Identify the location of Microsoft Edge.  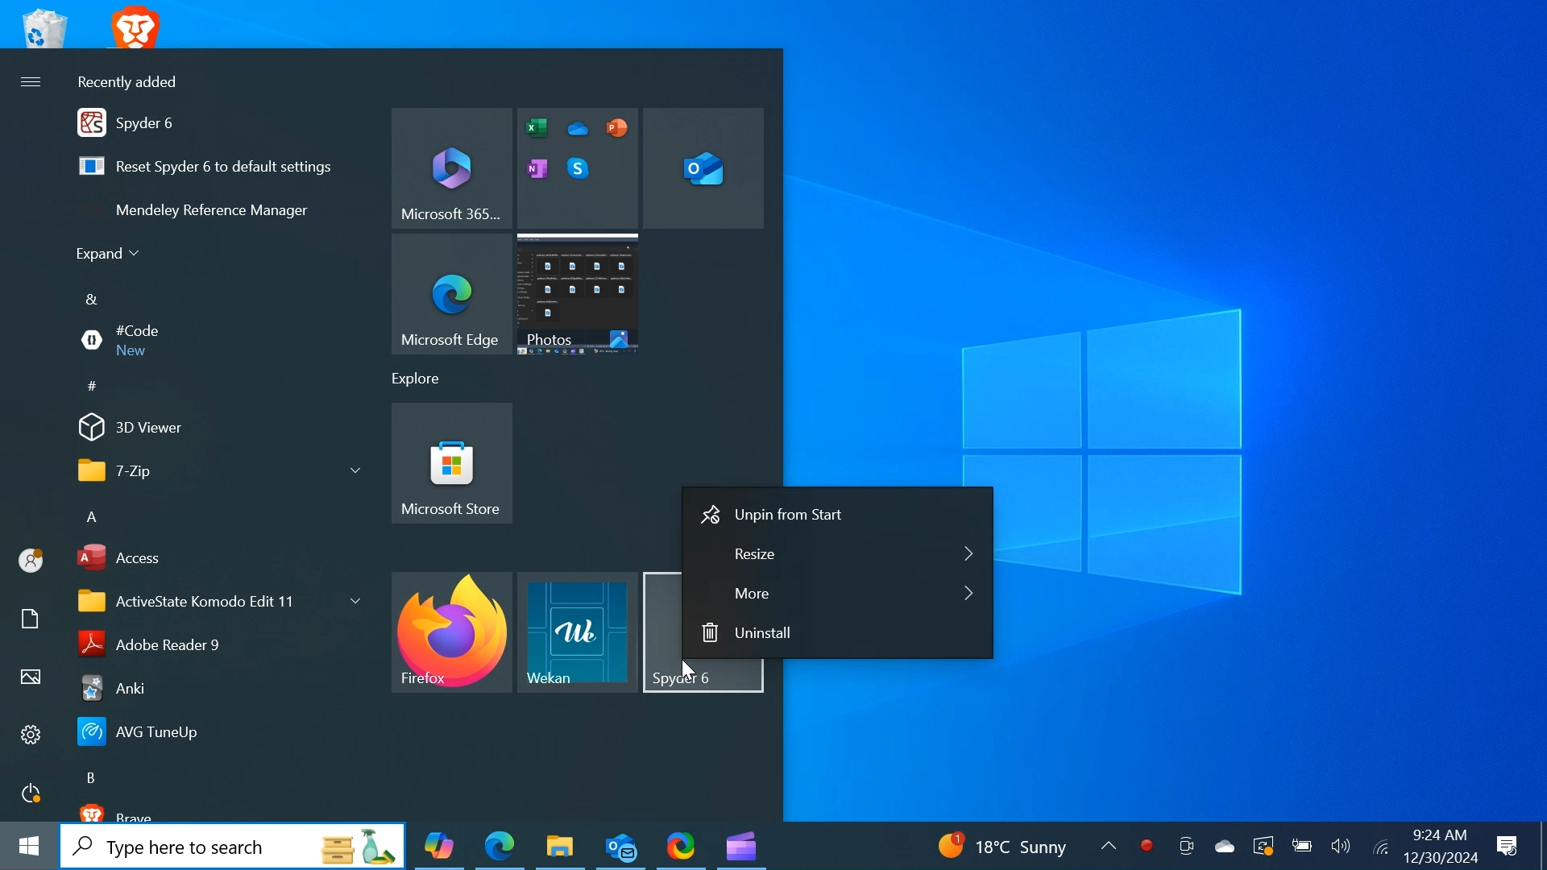
(500, 846).